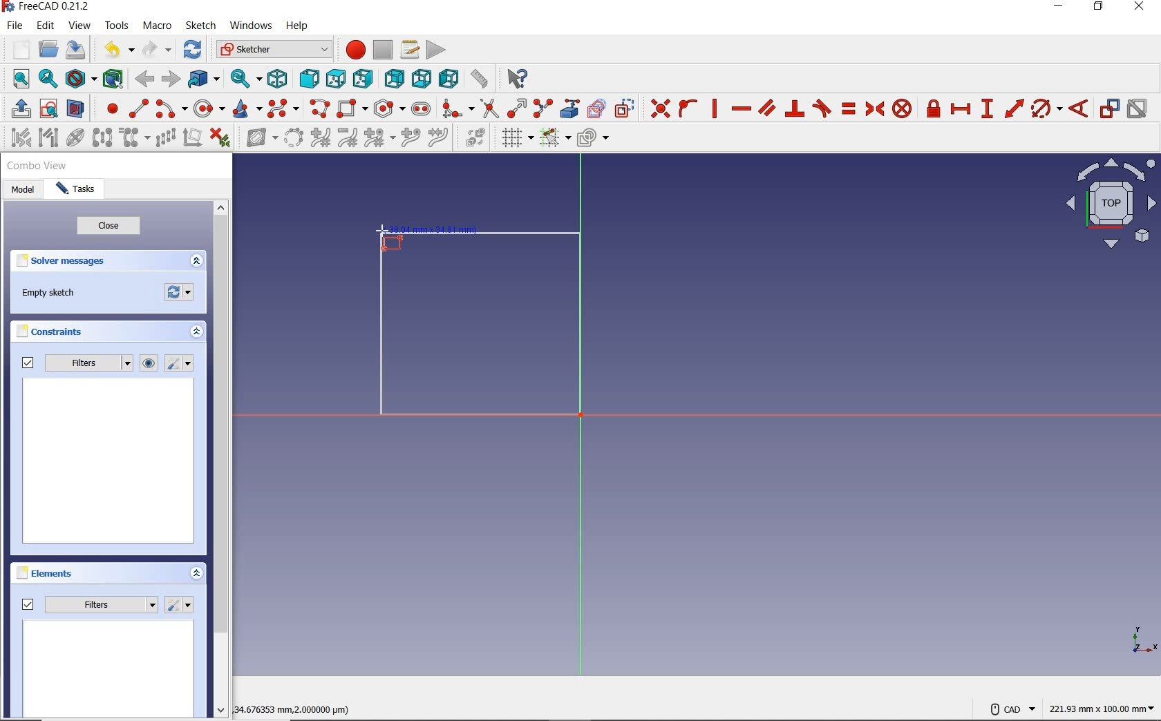 The height and width of the screenshot is (721, 1161). I want to click on windows, so click(251, 27).